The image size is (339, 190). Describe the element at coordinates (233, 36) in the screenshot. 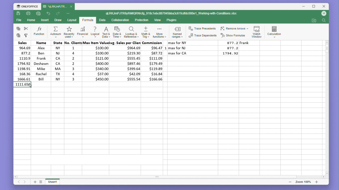

I see `Show formulas` at that location.